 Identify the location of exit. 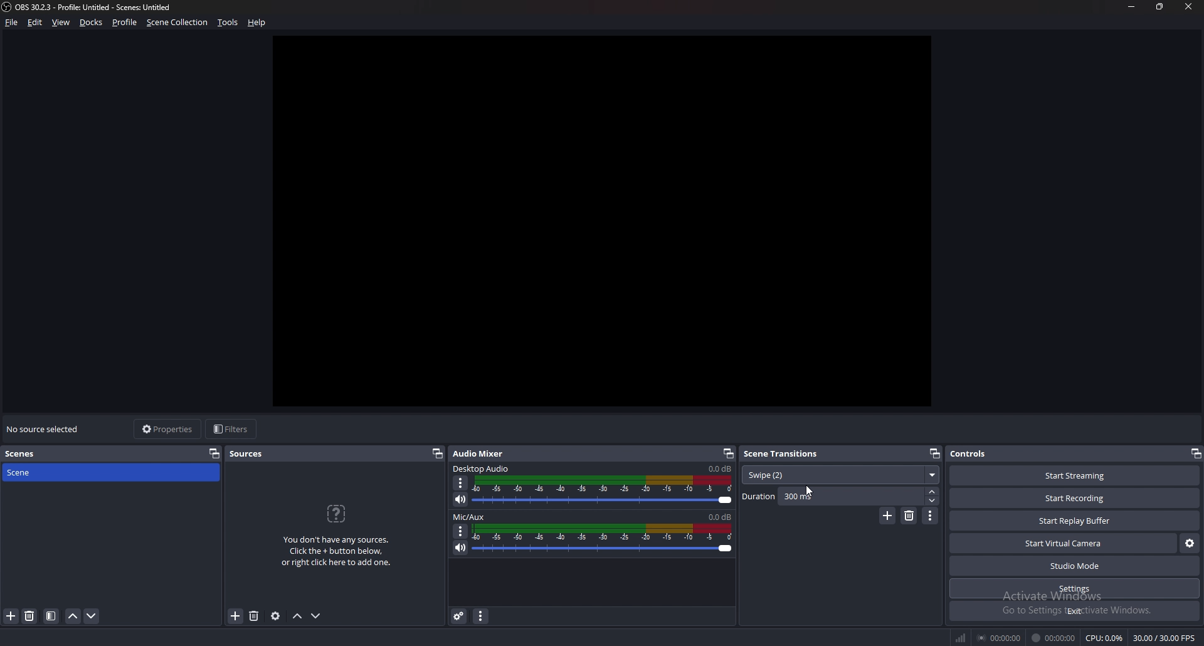
(1075, 611).